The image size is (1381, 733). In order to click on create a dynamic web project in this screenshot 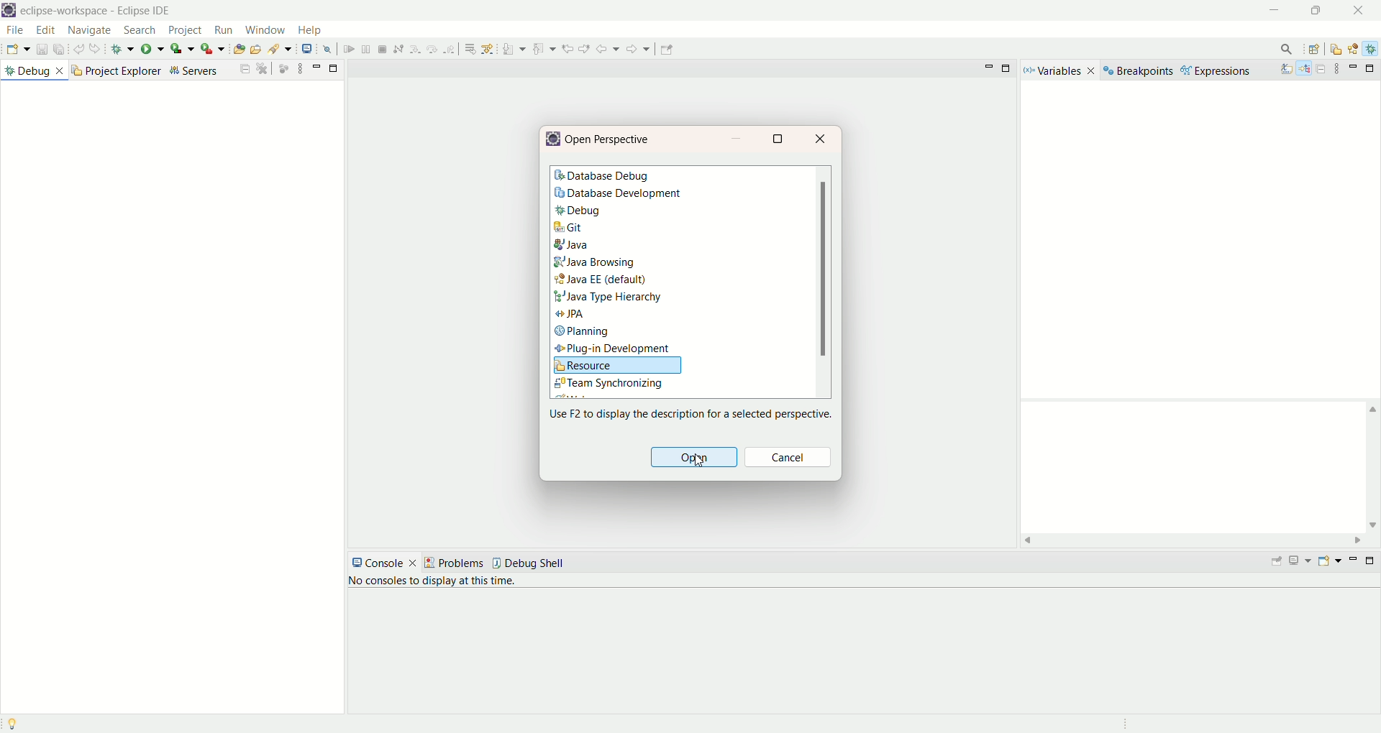, I will do `click(245, 50)`.